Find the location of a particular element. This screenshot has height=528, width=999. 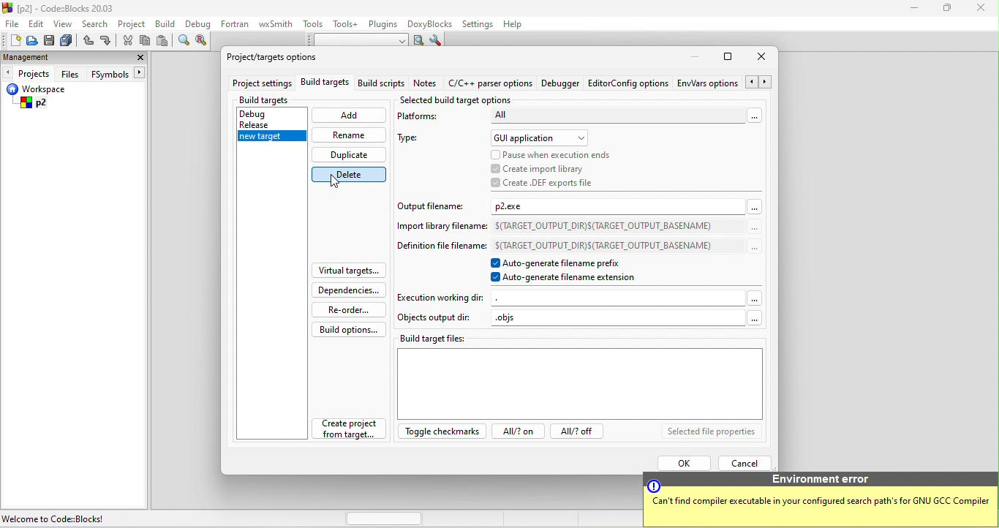

auto generate filename extension is located at coordinates (571, 279).